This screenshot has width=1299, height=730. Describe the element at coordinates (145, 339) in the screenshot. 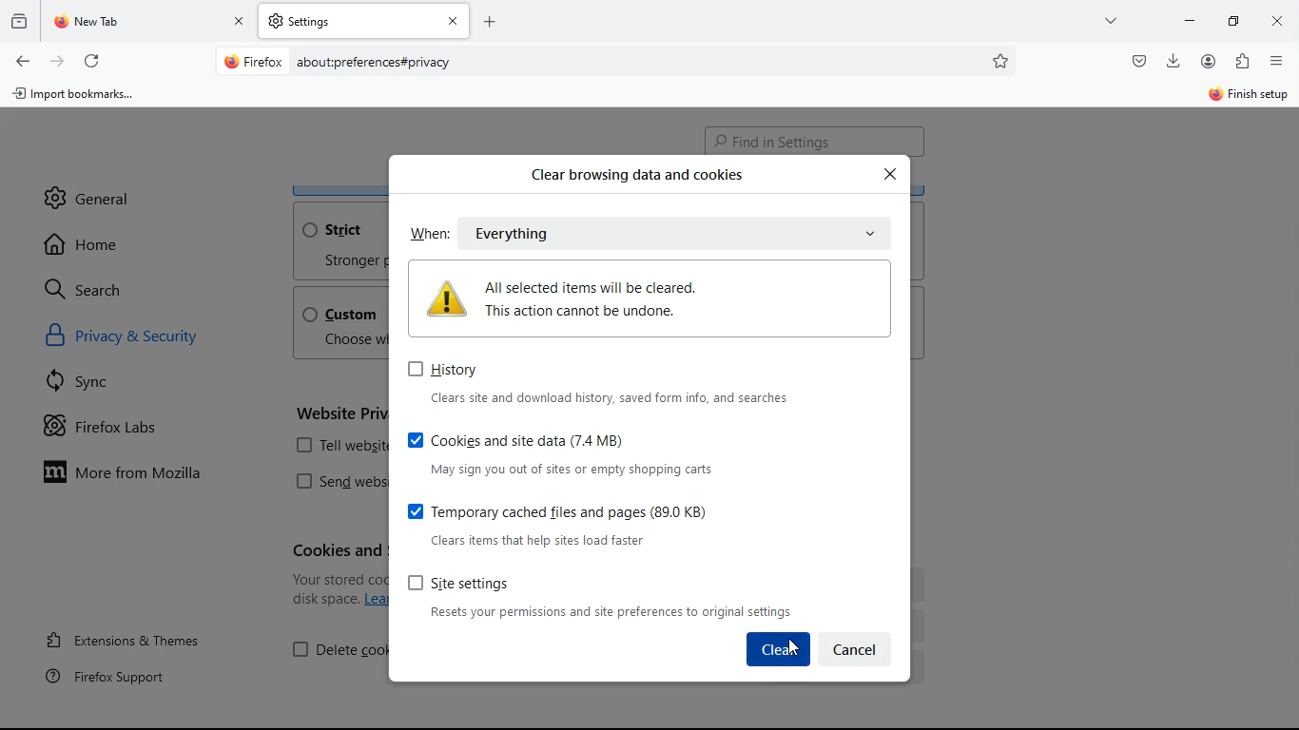

I see `privacy & security` at that location.